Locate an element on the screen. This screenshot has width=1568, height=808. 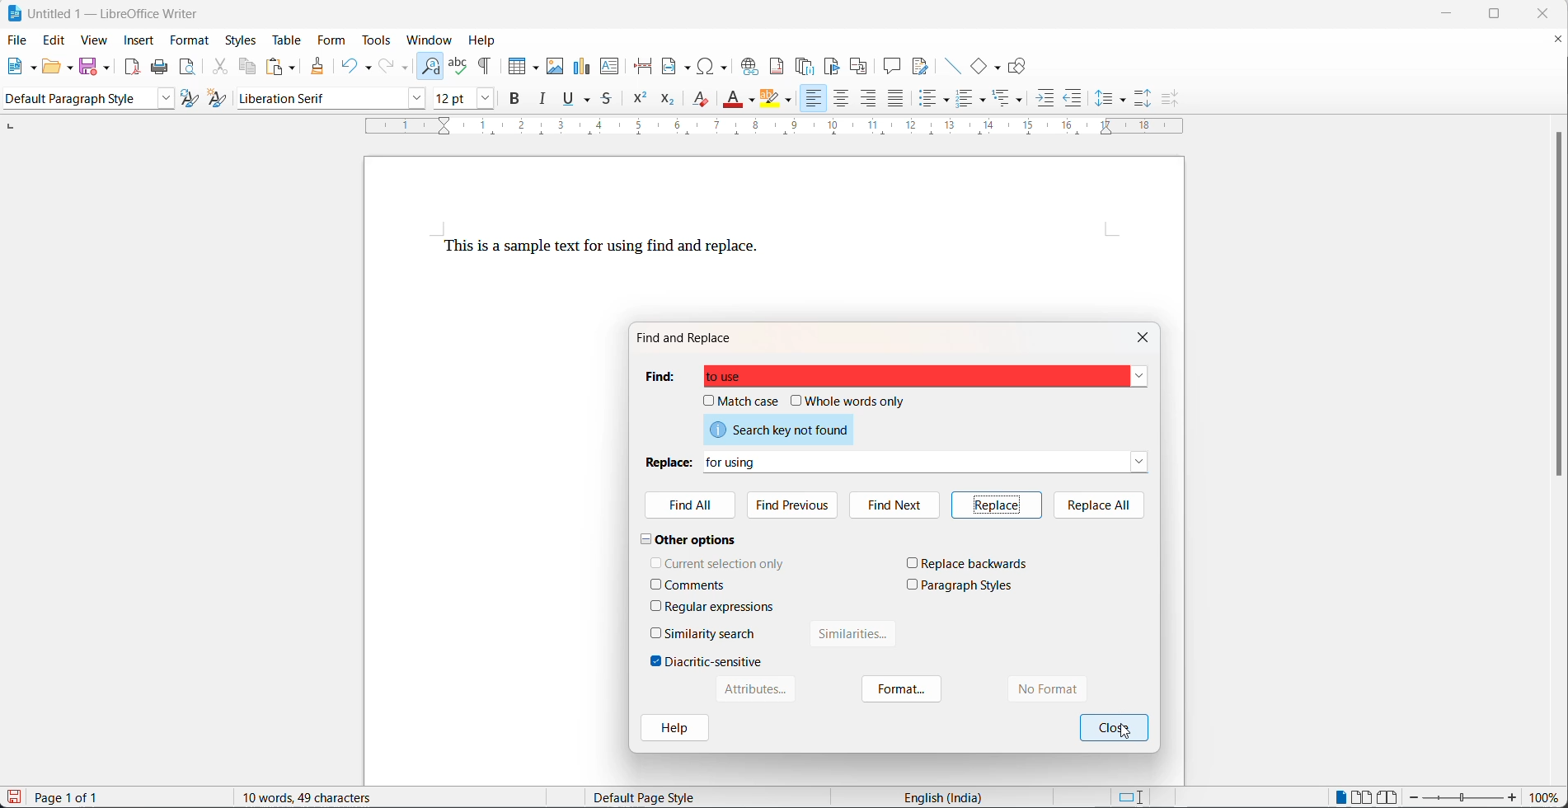
for using is located at coordinates (911, 462).